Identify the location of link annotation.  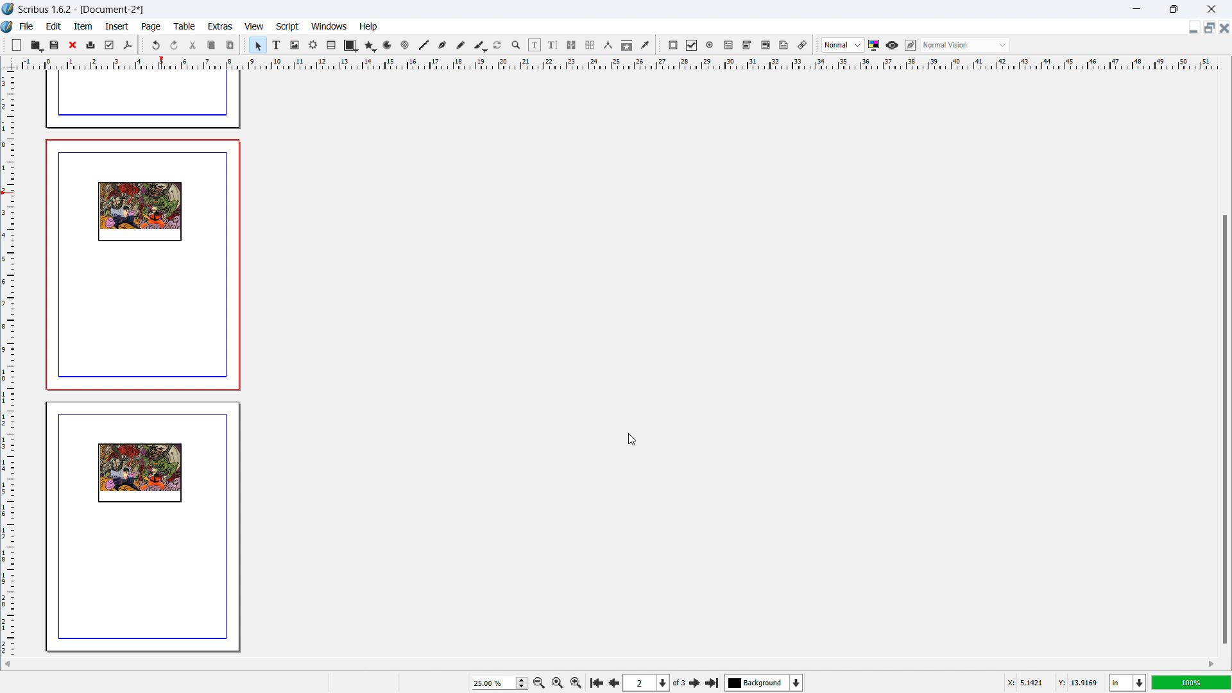
(803, 45).